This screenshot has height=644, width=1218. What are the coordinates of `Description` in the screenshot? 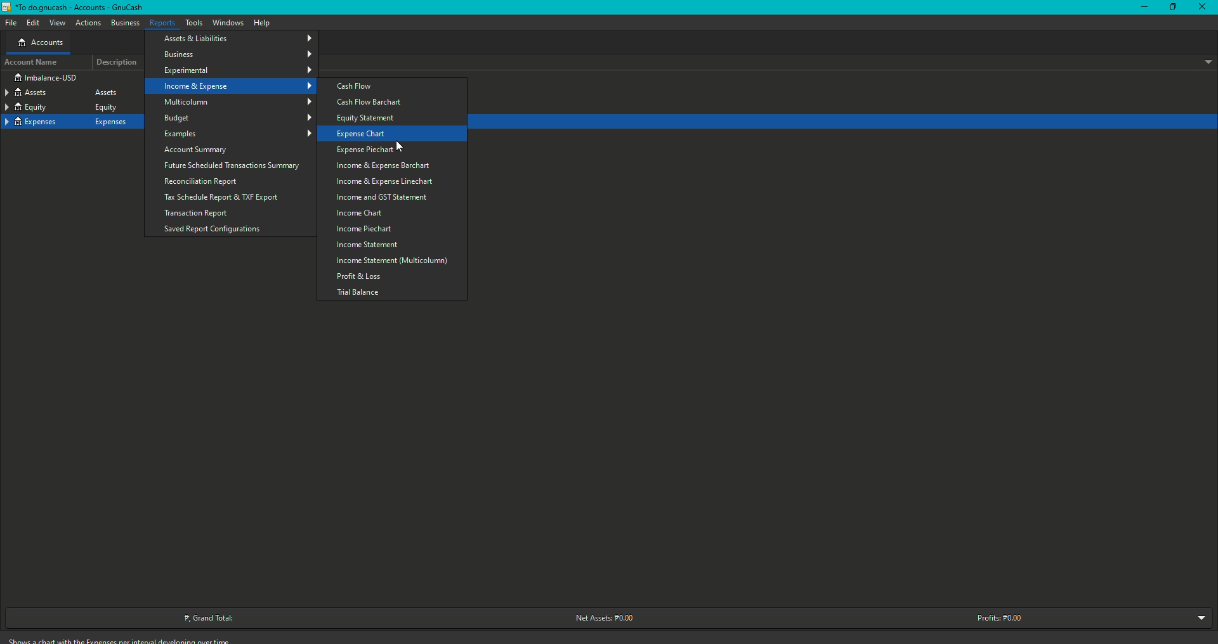 It's located at (117, 62).